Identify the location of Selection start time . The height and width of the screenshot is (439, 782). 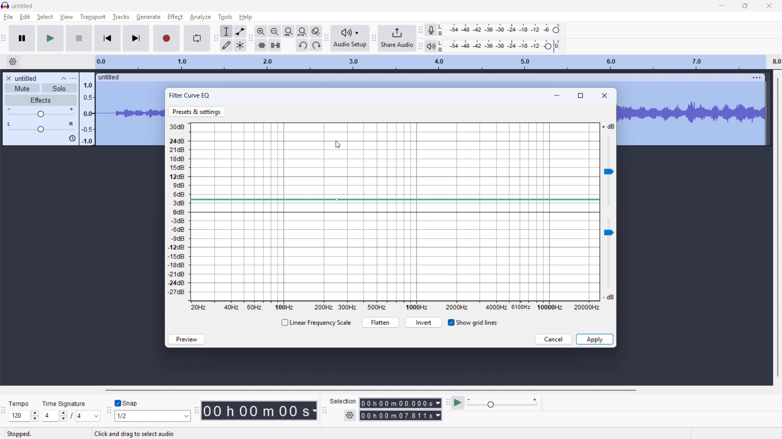
(400, 403).